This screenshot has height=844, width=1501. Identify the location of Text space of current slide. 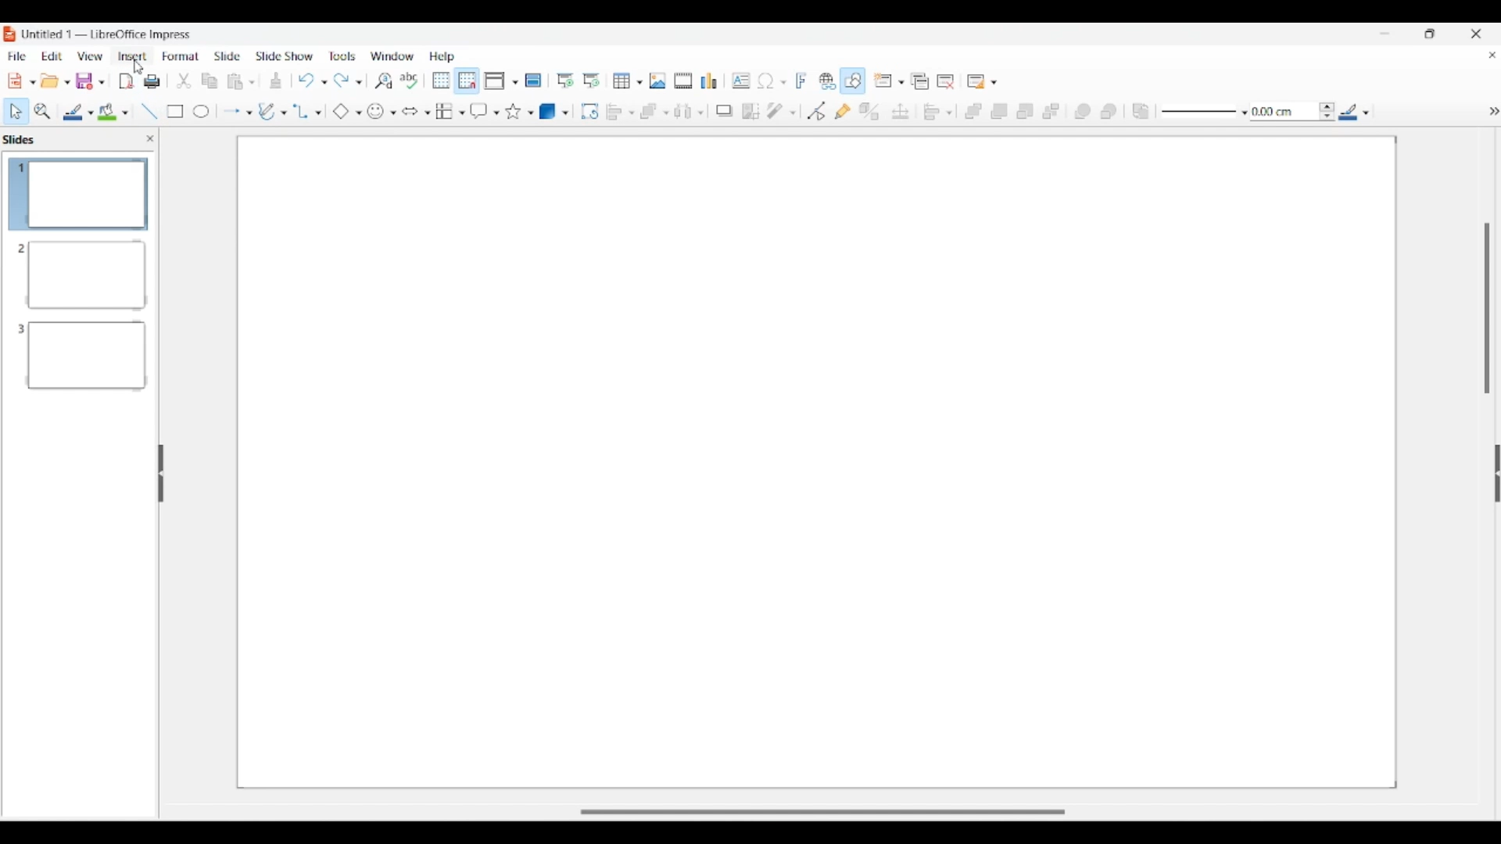
(817, 462).